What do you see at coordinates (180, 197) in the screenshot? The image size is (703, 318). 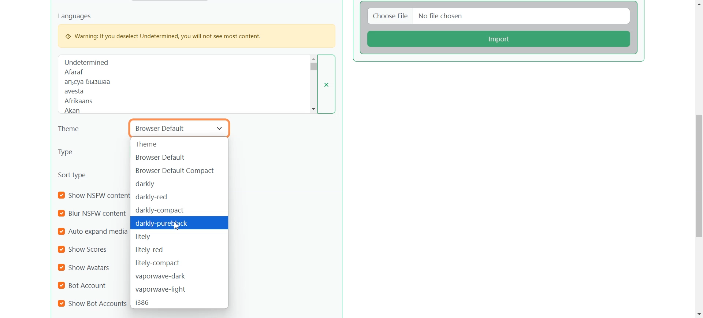 I see `darkly-red` at bounding box center [180, 197].